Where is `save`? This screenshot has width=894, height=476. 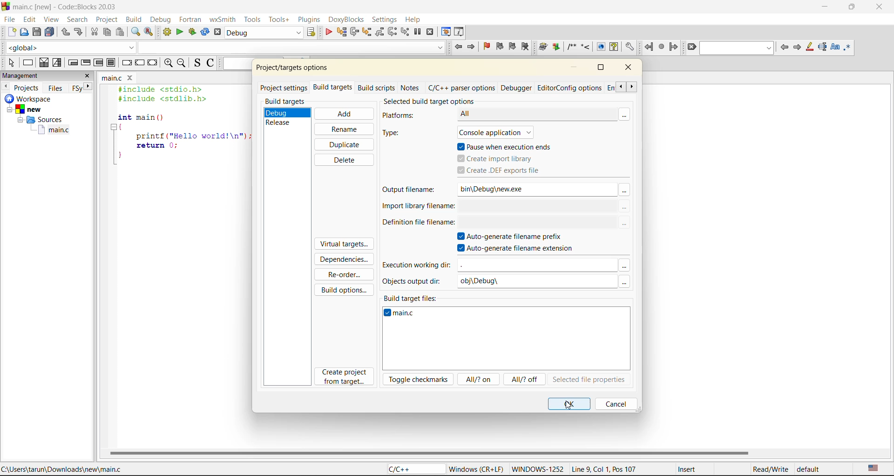 save is located at coordinates (38, 32).